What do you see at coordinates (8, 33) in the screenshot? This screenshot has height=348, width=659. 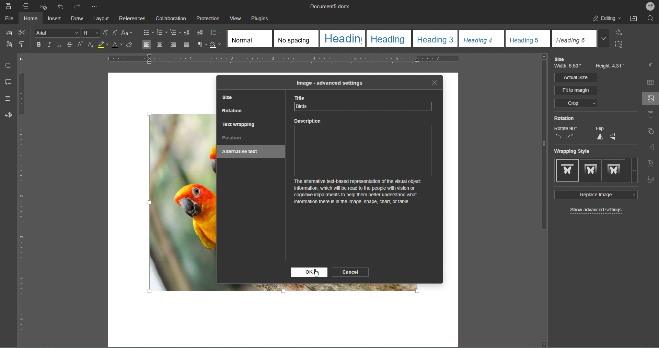 I see `Copy` at bounding box center [8, 33].